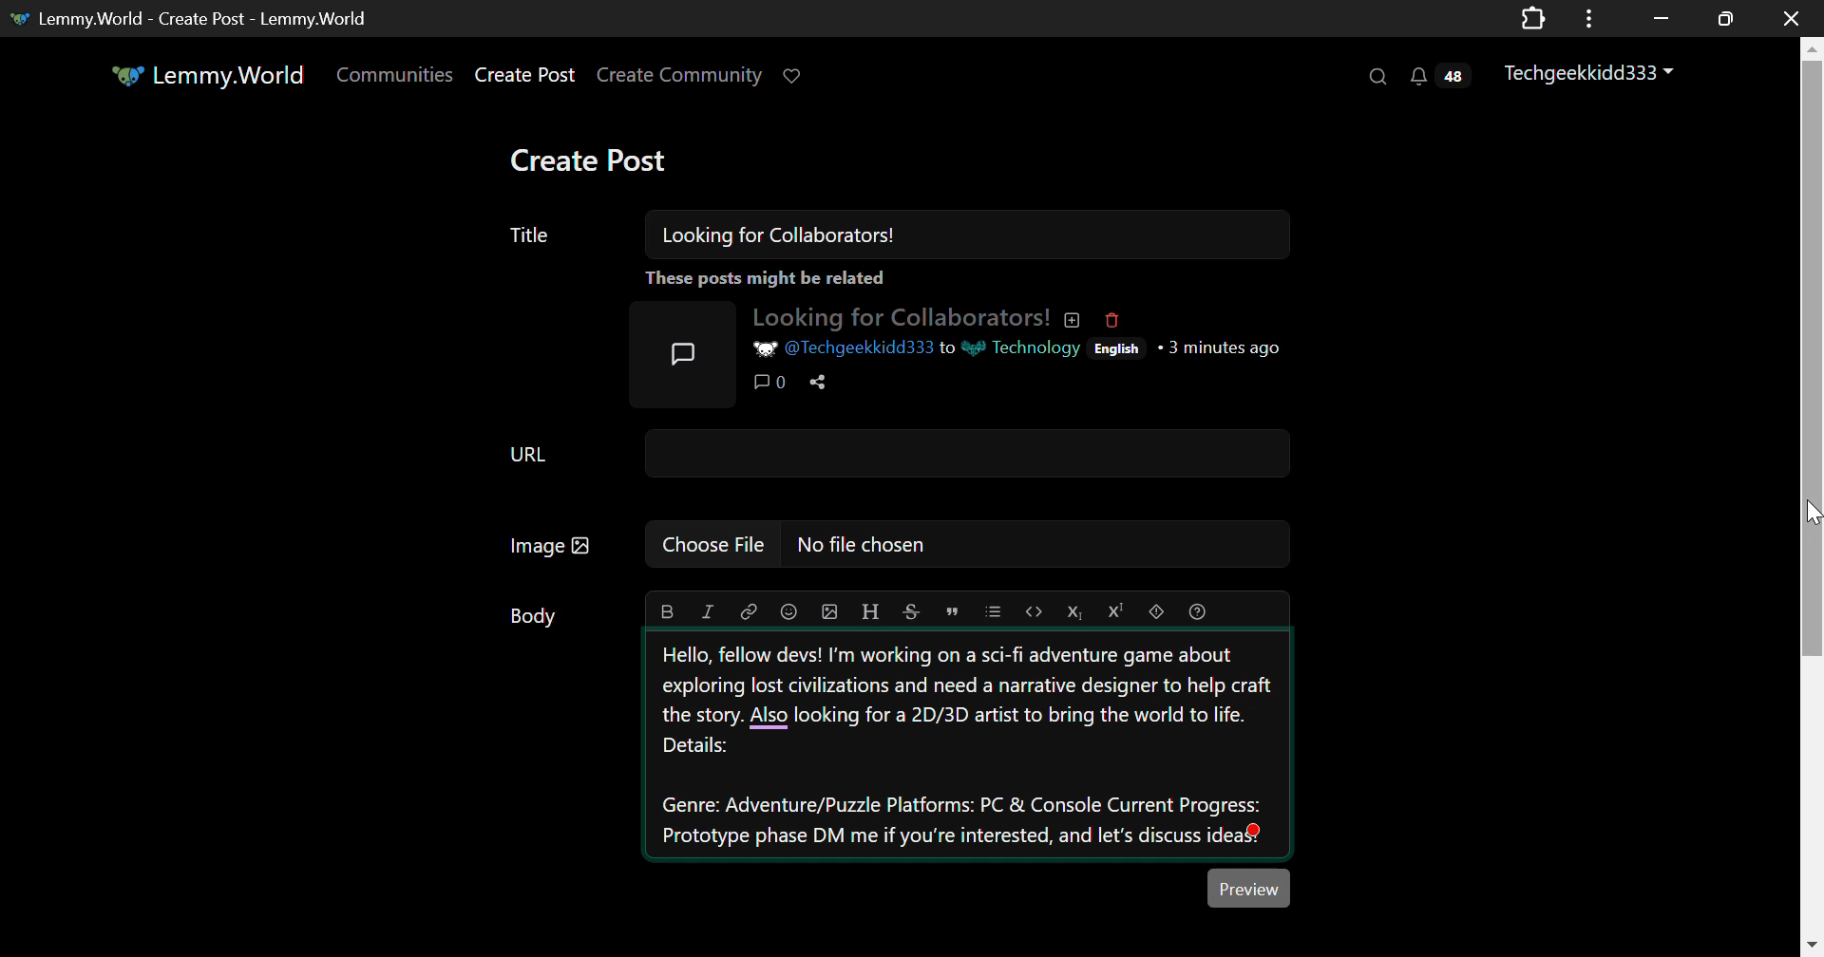 The height and width of the screenshot is (957, 1824). What do you see at coordinates (969, 748) in the screenshot?
I see `Hello, fellow devs! I'm working on a sci-fi adventure game about exploring lost civilizations and need a narrative designer to help craft the story. Also looking for a 2D/3D artist to bring the world to life. Details: Genre: Adventure/Puzzle Platforms: PC & Console Current Progress: Prototype phase DM me if you're interested, and let's discuss ideas.` at bounding box center [969, 748].